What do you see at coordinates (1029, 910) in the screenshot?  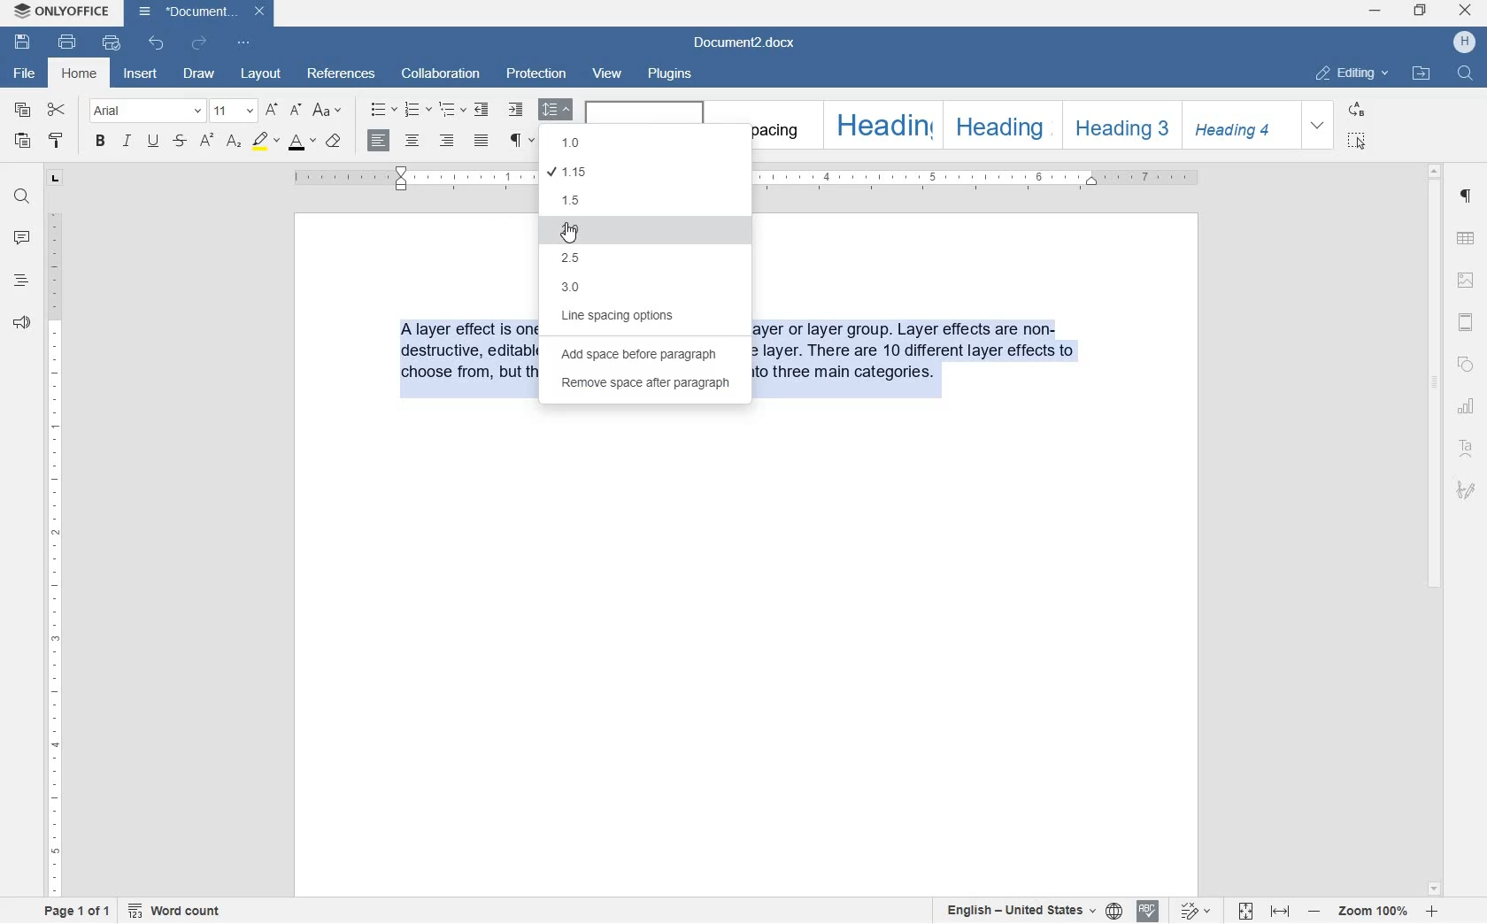 I see `set text or document language` at bounding box center [1029, 910].